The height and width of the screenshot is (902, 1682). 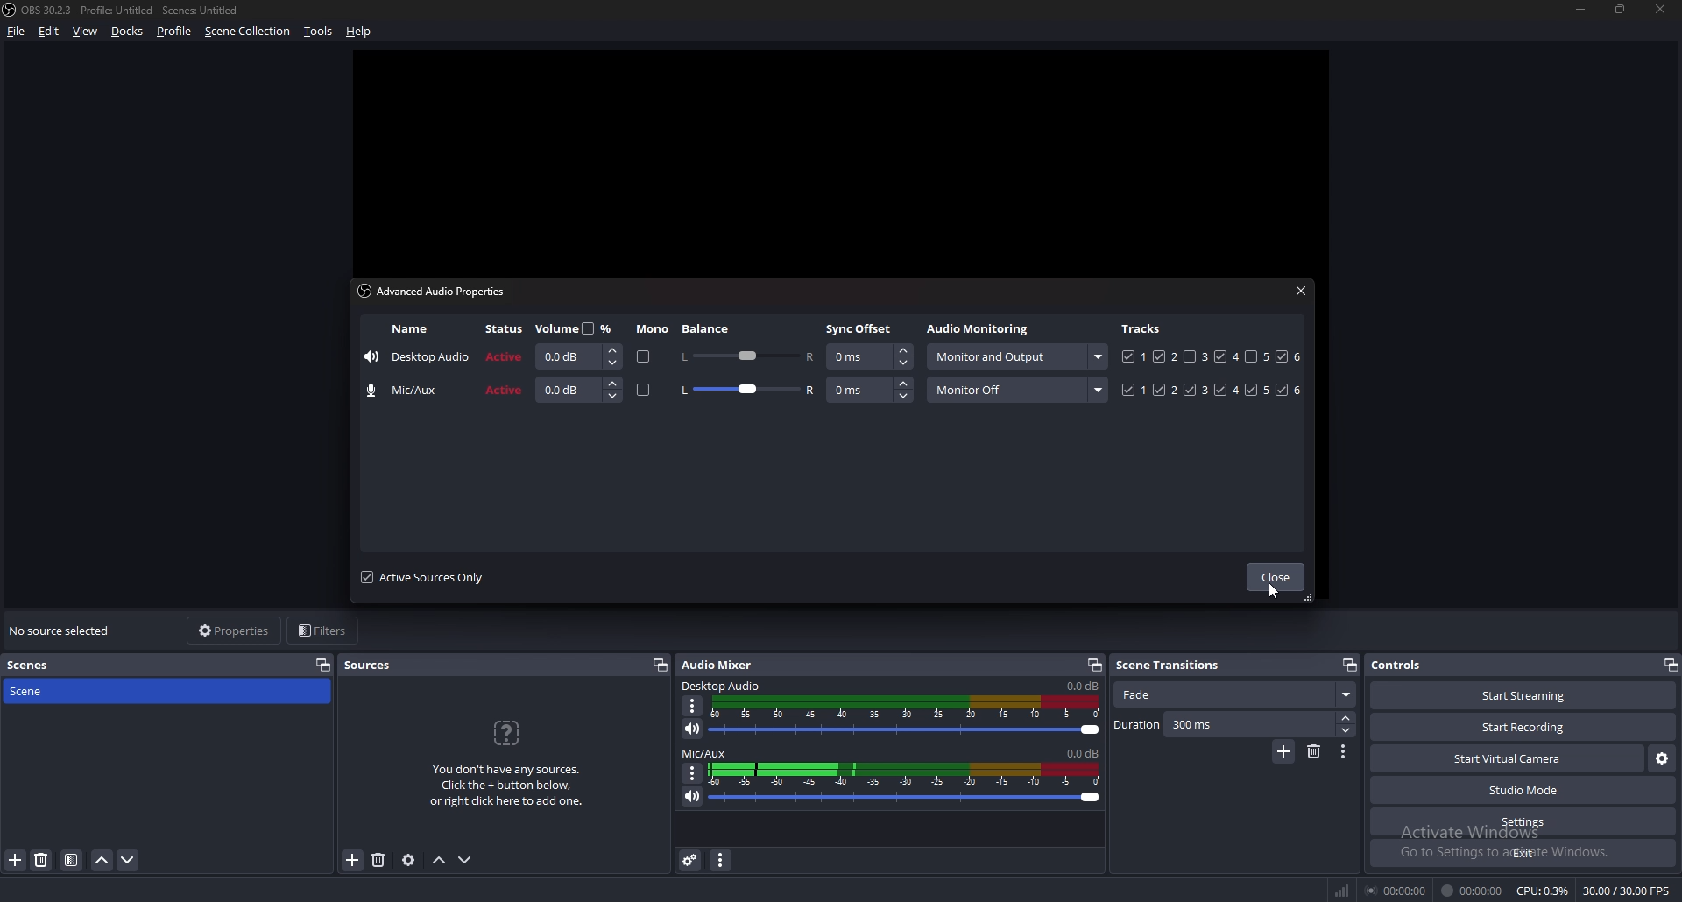 What do you see at coordinates (466, 860) in the screenshot?
I see `move sources down` at bounding box center [466, 860].